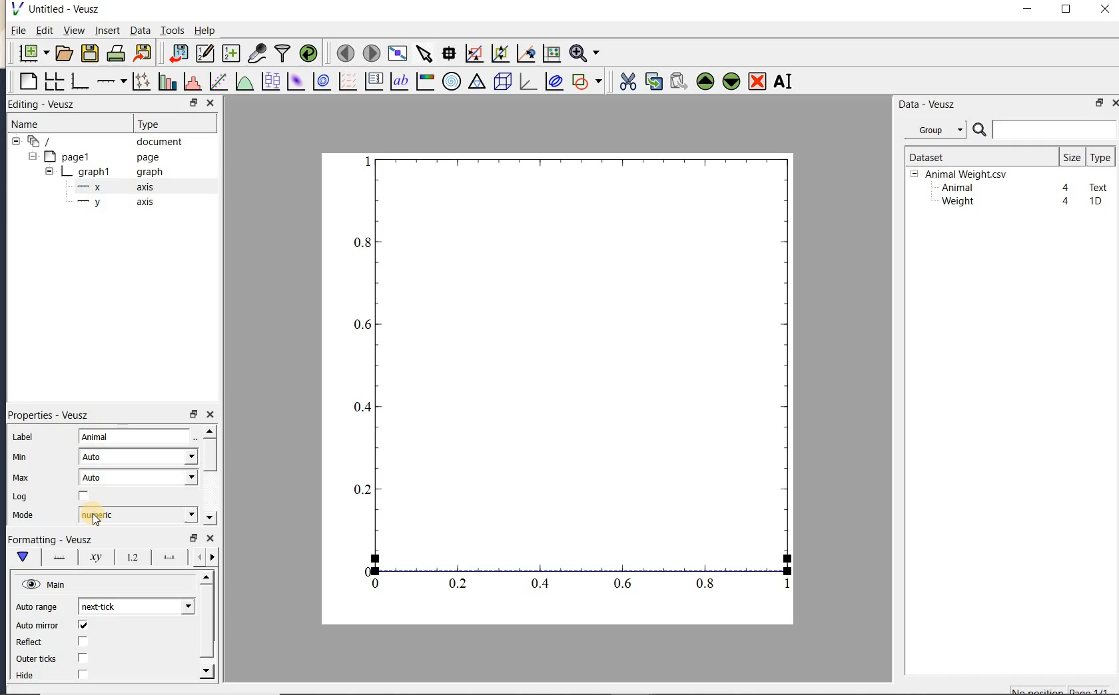 The width and height of the screenshot is (1119, 695). What do you see at coordinates (210, 103) in the screenshot?
I see `CLOSE` at bounding box center [210, 103].